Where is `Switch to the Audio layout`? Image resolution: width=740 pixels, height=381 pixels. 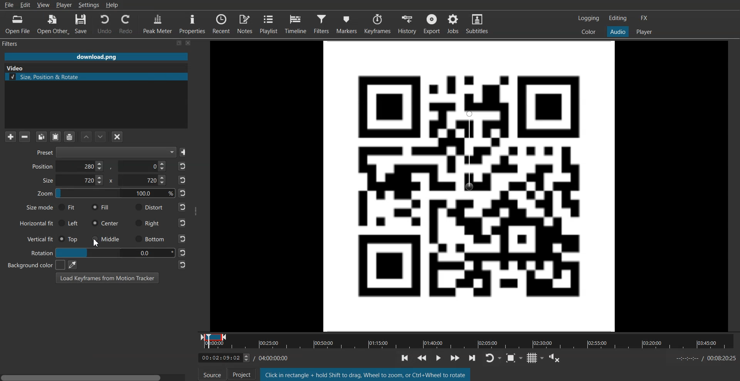 Switch to the Audio layout is located at coordinates (617, 32).